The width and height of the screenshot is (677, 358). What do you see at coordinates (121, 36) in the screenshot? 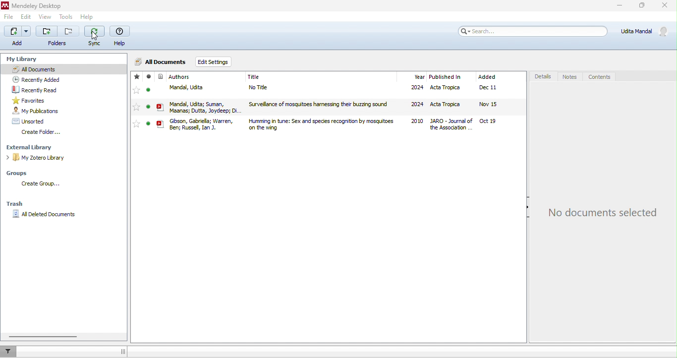
I see `help` at bounding box center [121, 36].